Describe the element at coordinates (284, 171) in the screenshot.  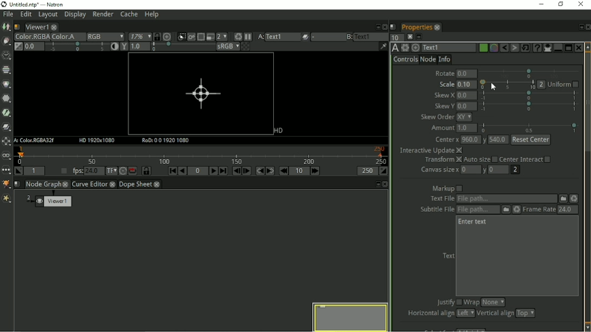
I see `Previous increment` at that location.